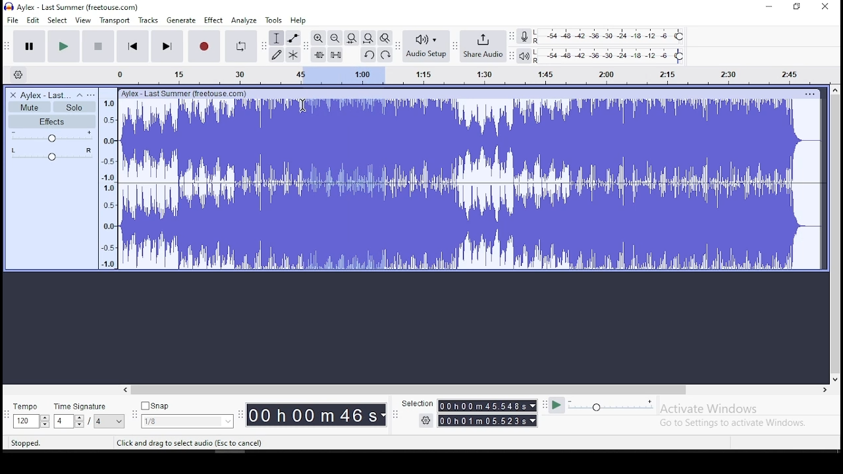 Image resolution: width=843 pixels, height=474 pixels. What do you see at coordinates (90, 417) in the screenshot?
I see `time signature` at bounding box center [90, 417].